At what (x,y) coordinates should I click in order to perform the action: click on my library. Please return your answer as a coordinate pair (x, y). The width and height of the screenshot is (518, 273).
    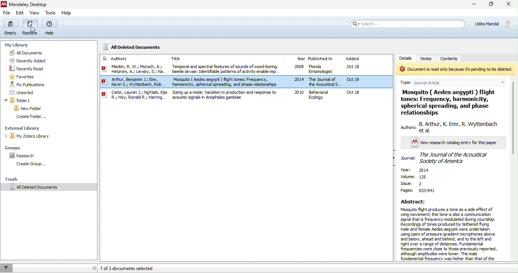
    Looking at the image, I should click on (18, 46).